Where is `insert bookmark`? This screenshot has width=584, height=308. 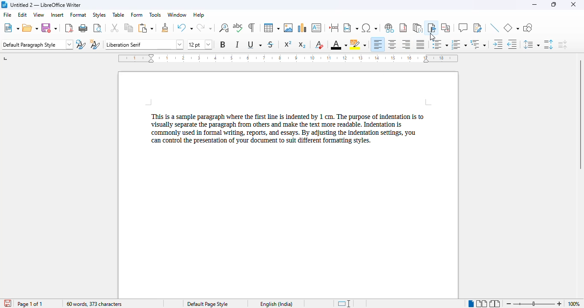
insert bookmark is located at coordinates (431, 28).